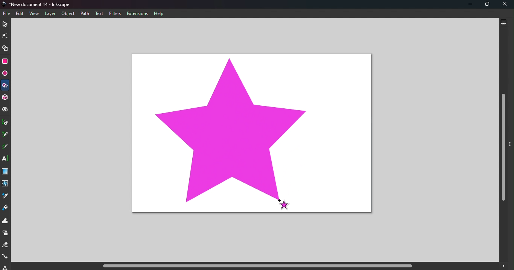 This screenshot has height=270, width=514. What do you see at coordinates (503, 145) in the screenshot?
I see `Vertical scroll bar` at bounding box center [503, 145].